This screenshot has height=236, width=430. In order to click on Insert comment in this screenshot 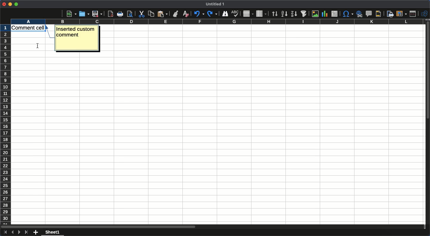, I will do `click(368, 13)`.